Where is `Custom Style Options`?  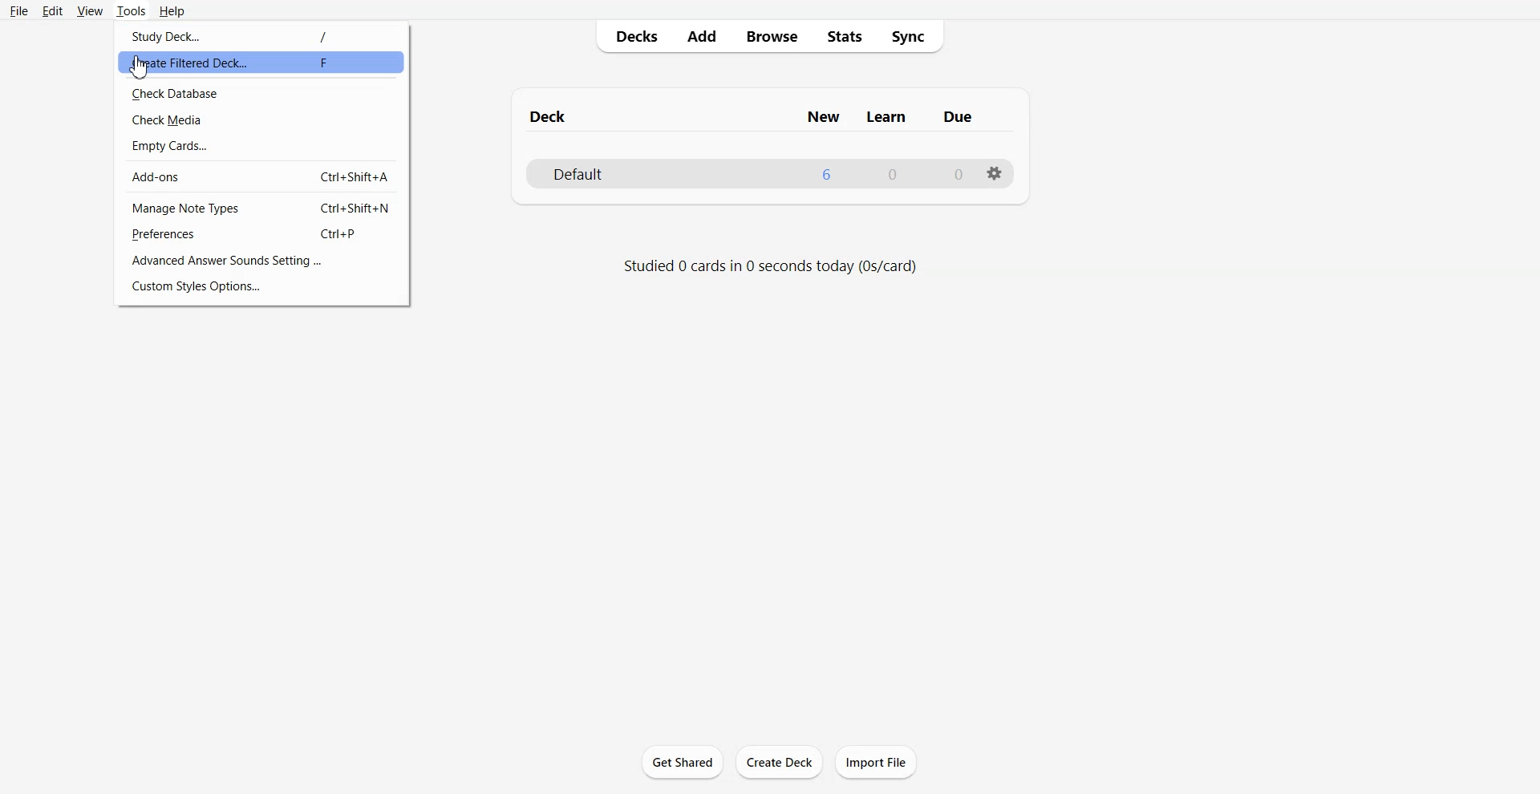 Custom Style Options is located at coordinates (263, 286).